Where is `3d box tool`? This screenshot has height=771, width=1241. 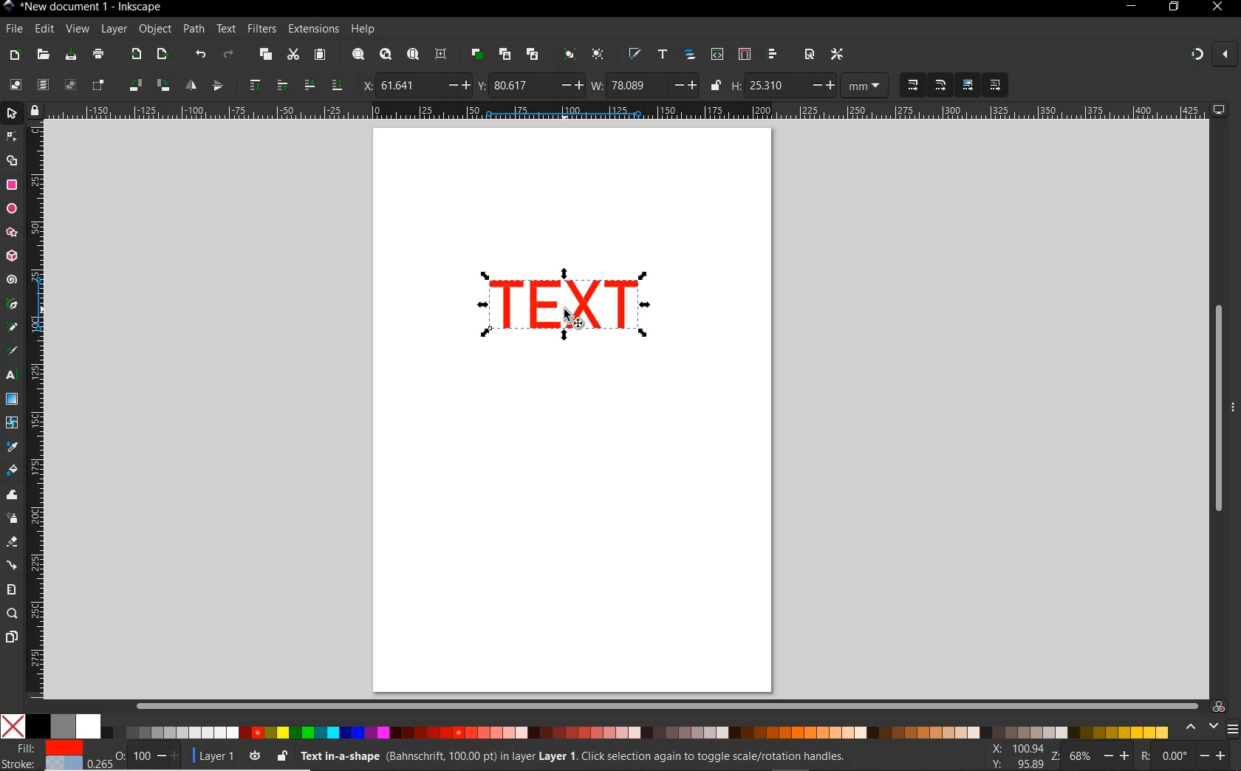
3d box tool is located at coordinates (13, 255).